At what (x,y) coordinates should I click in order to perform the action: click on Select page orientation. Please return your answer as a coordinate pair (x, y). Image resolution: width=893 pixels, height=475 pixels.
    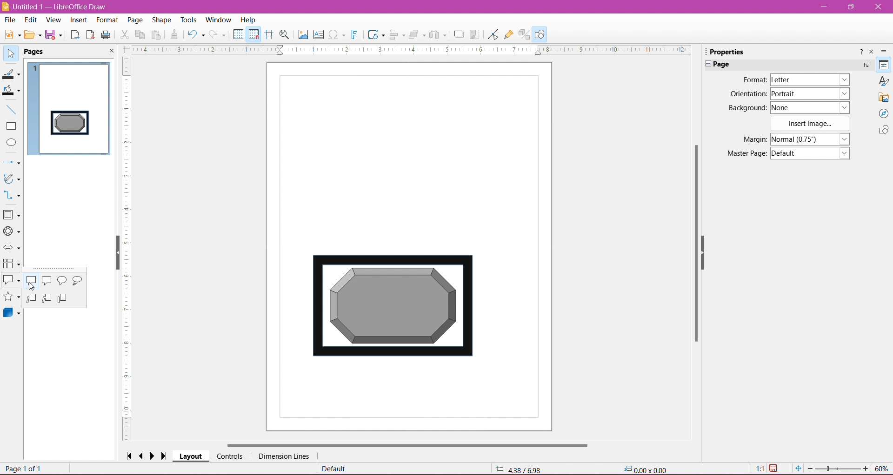
    Looking at the image, I should click on (812, 93).